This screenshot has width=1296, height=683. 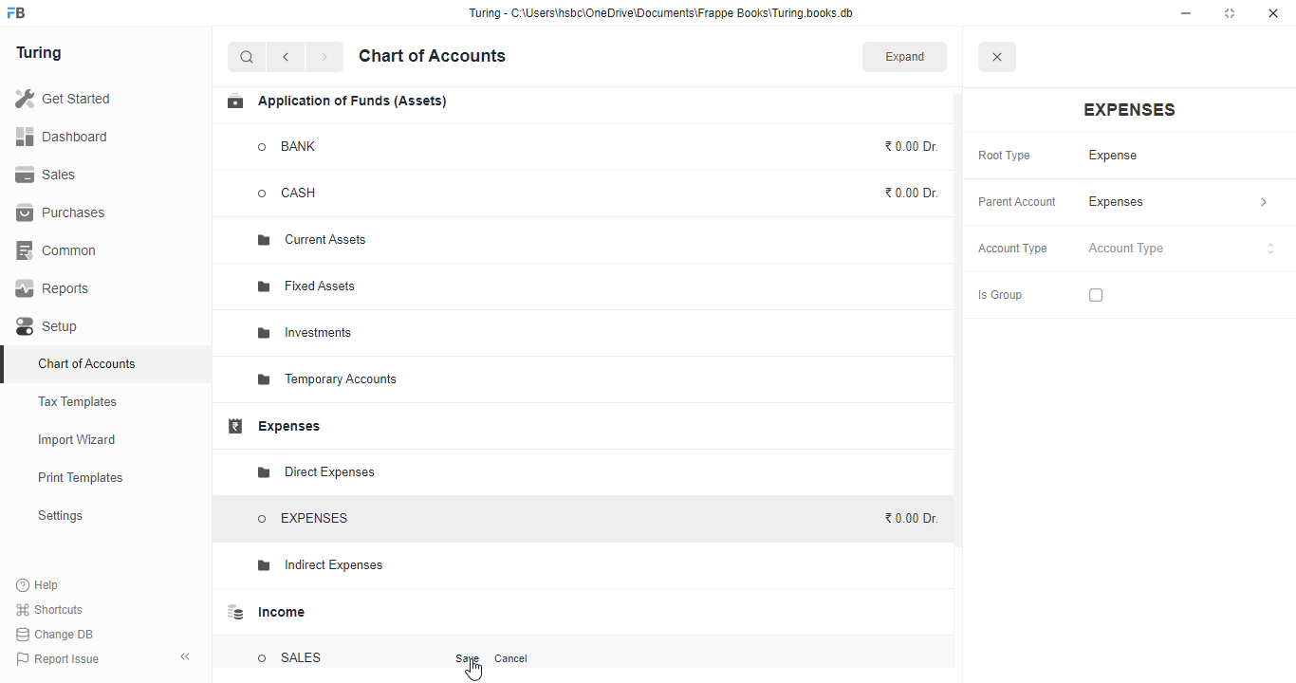 I want to click on maximize, so click(x=1230, y=13).